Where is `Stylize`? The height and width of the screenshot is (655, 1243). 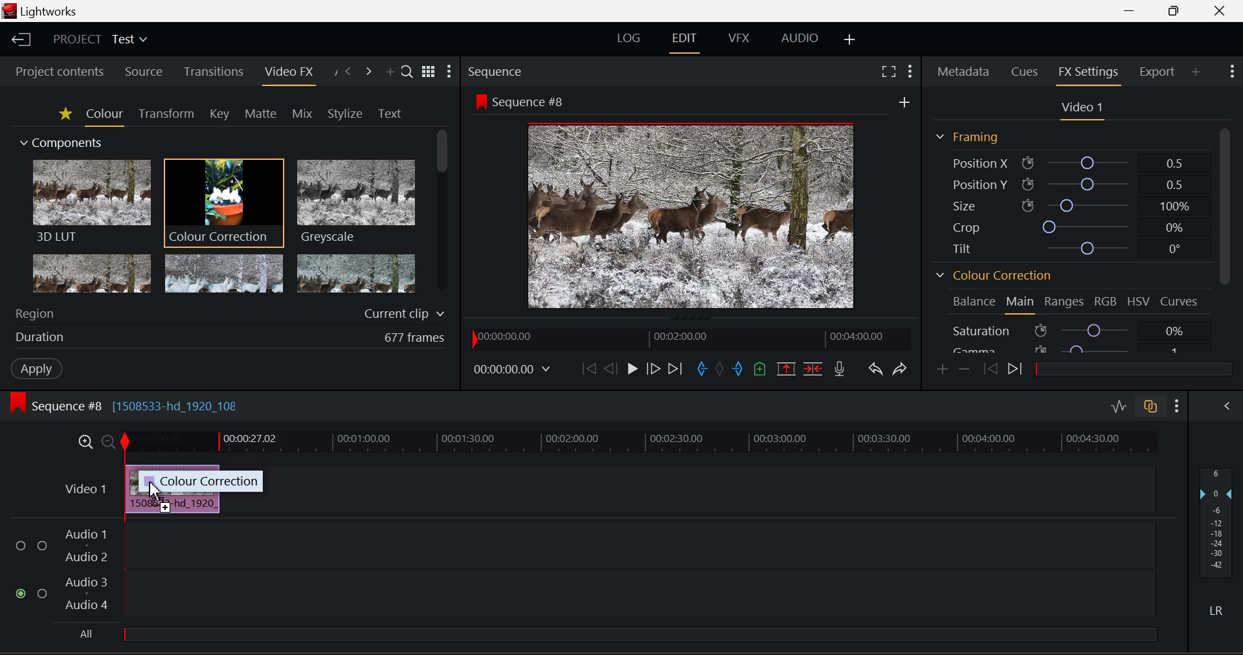
Stylize is located at coordinates (346, 113).